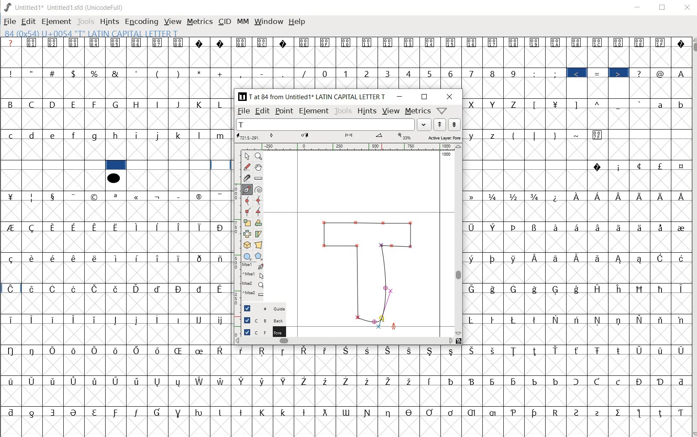  I want to click on ~, so click(578, 136).